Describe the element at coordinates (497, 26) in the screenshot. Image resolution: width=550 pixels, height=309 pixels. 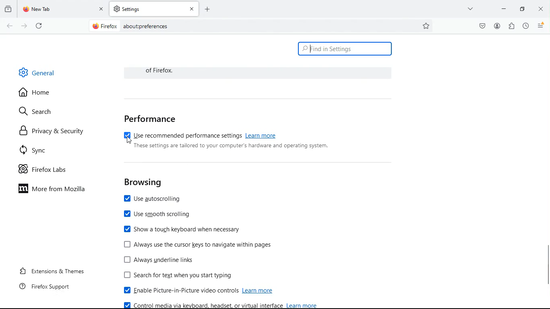
I see `profile` at that location.